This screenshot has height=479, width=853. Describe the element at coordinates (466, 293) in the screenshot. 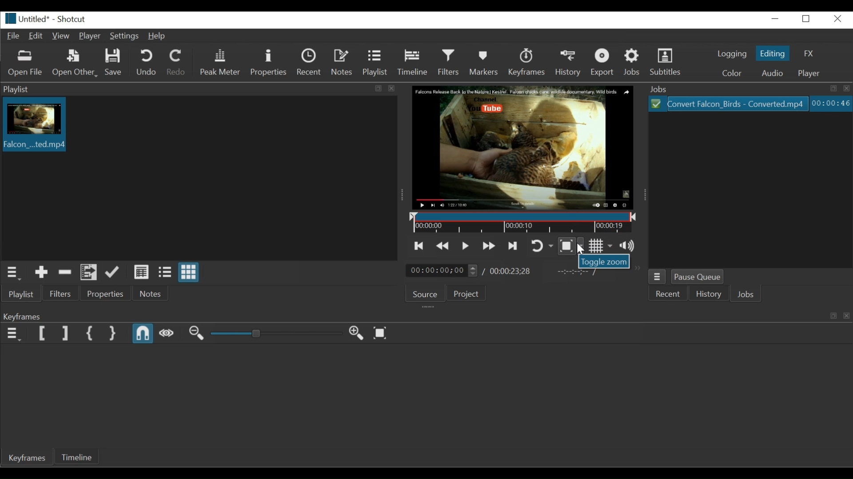

I see `Project` at that location.